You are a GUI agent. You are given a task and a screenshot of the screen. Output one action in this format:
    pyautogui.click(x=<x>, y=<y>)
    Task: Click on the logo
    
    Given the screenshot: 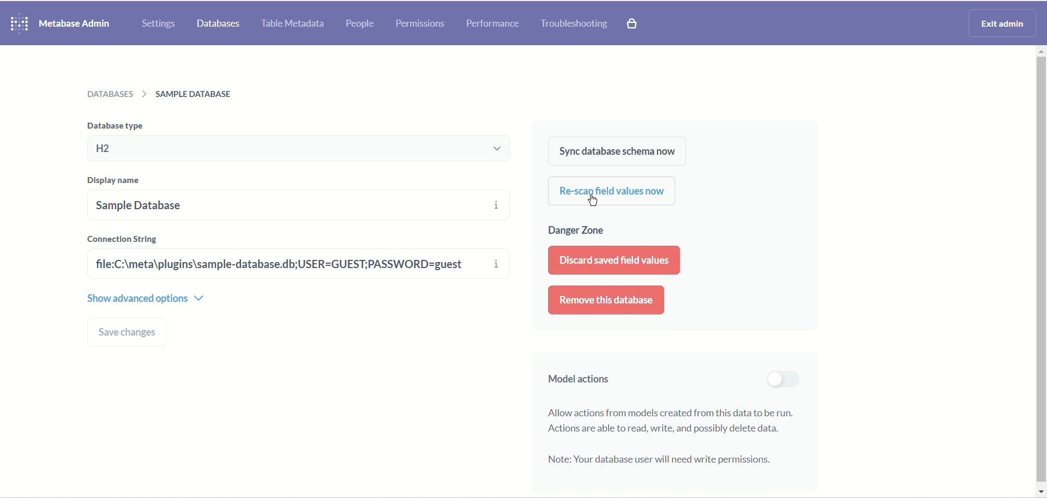 What is the action you would take?
    pyautogui.click(x=17, y=24)
    